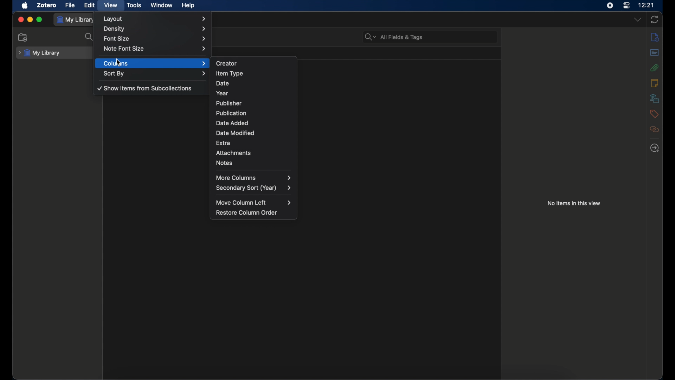 The image size is (675, 380). I want to click on notes, so click(655, 83).